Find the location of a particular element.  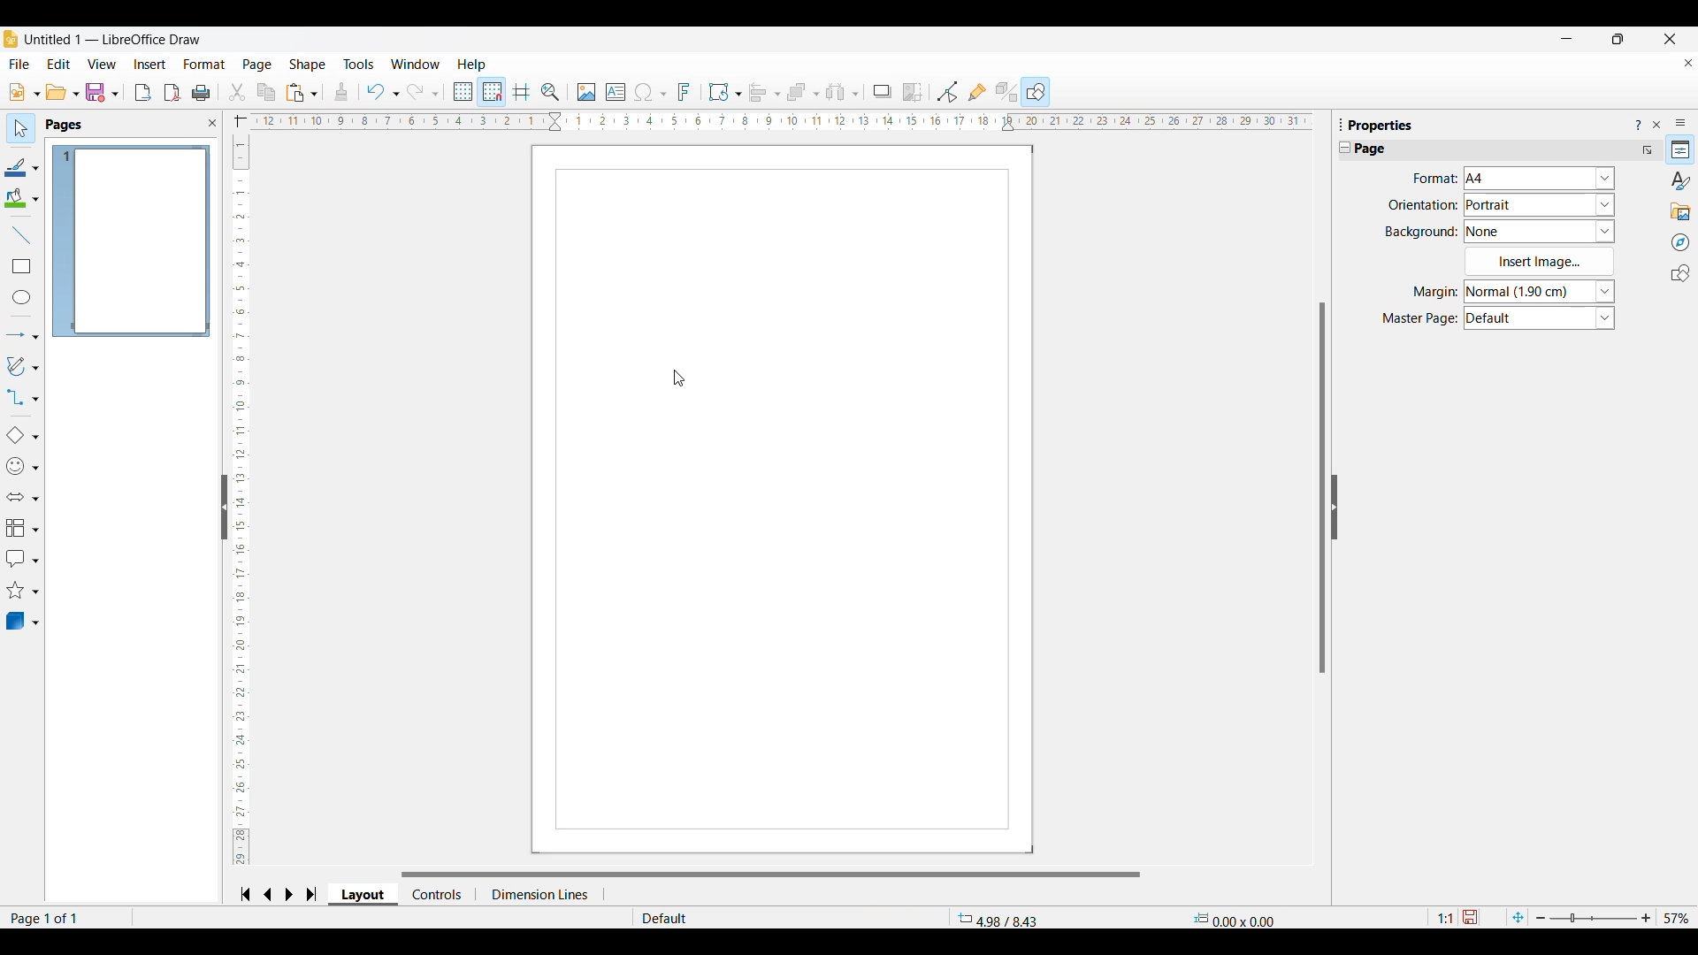

Alignment options is located at coordinates (764, 93).